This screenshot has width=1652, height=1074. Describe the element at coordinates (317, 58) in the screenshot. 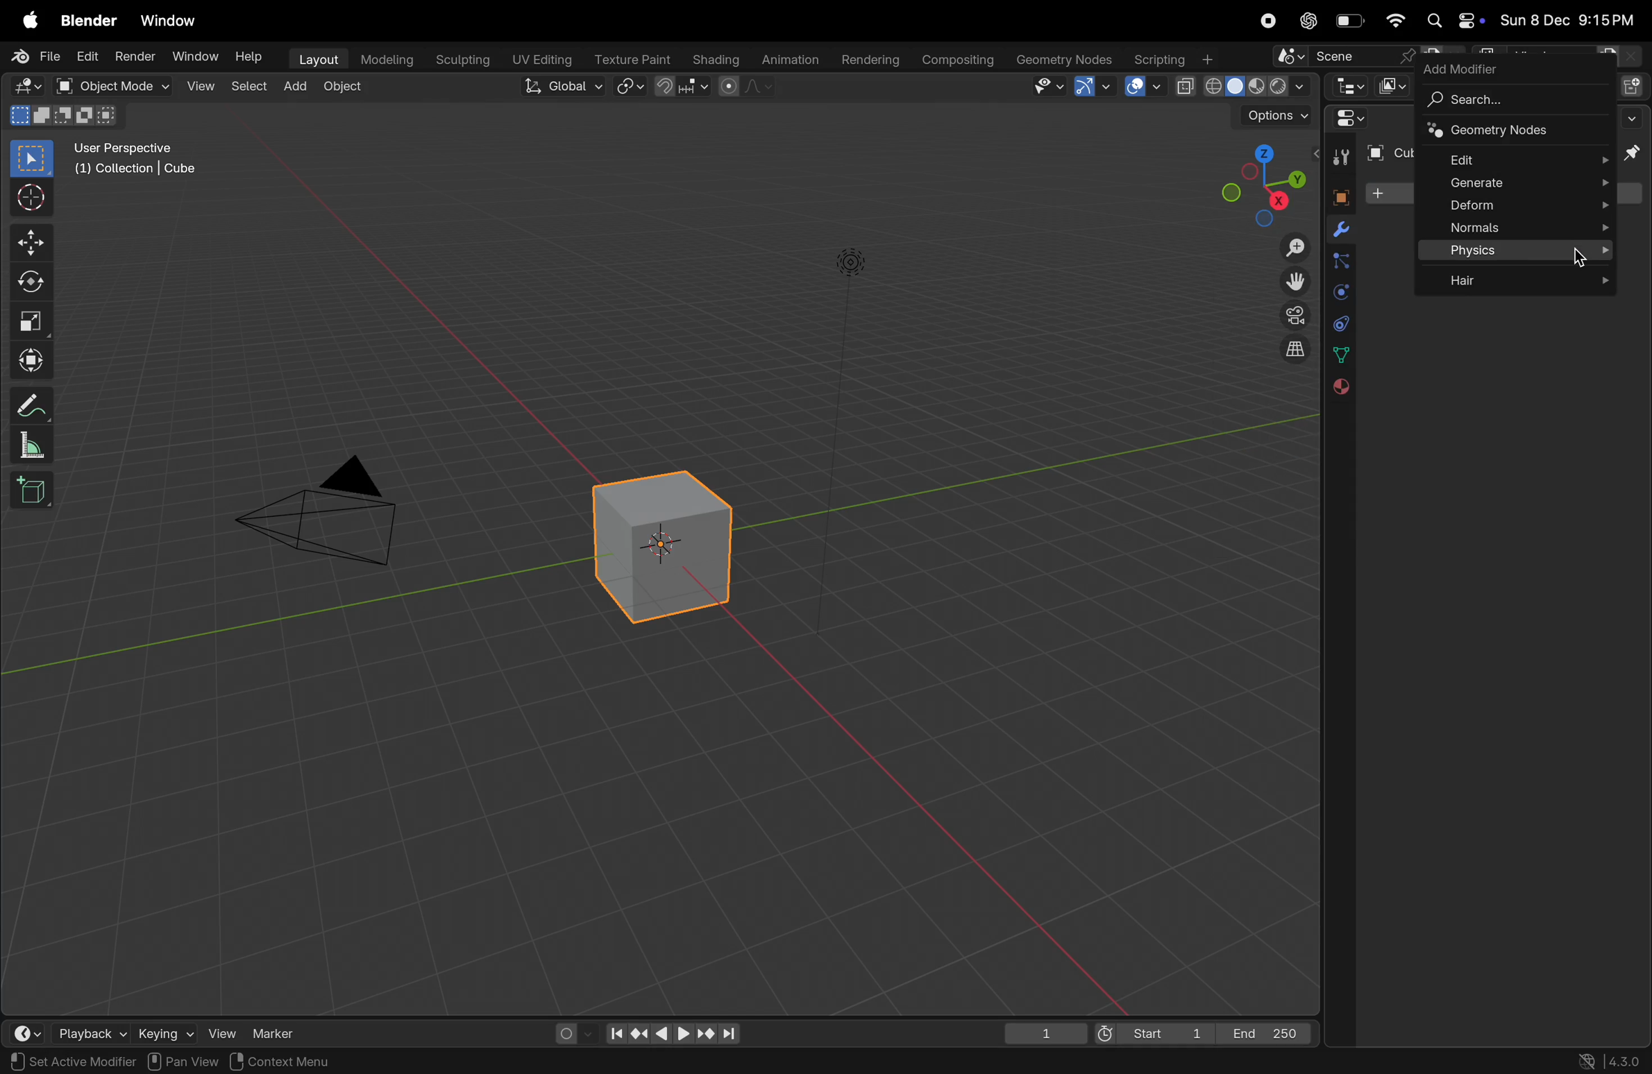

I see `layout` at that location.